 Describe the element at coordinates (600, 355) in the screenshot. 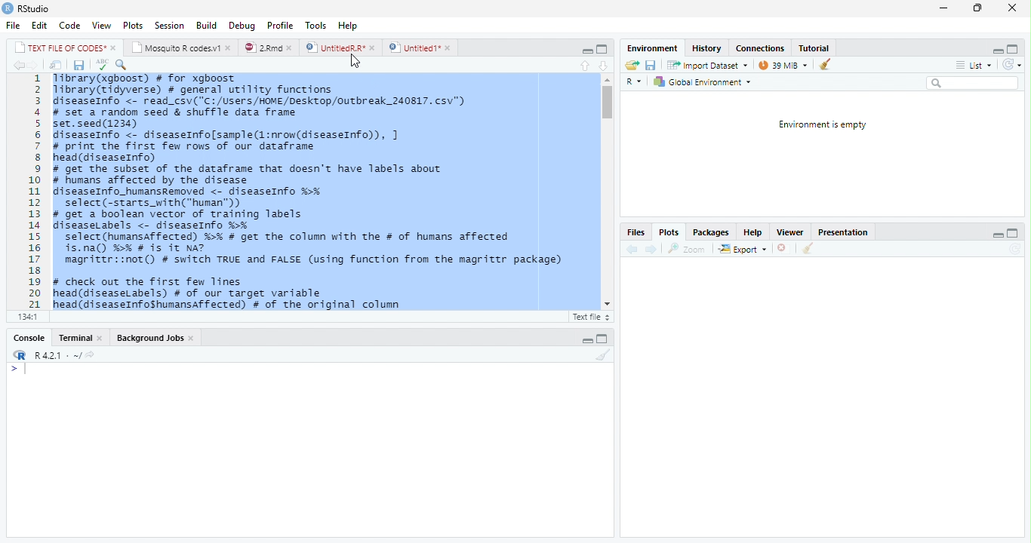

I see `Clean` at that location.